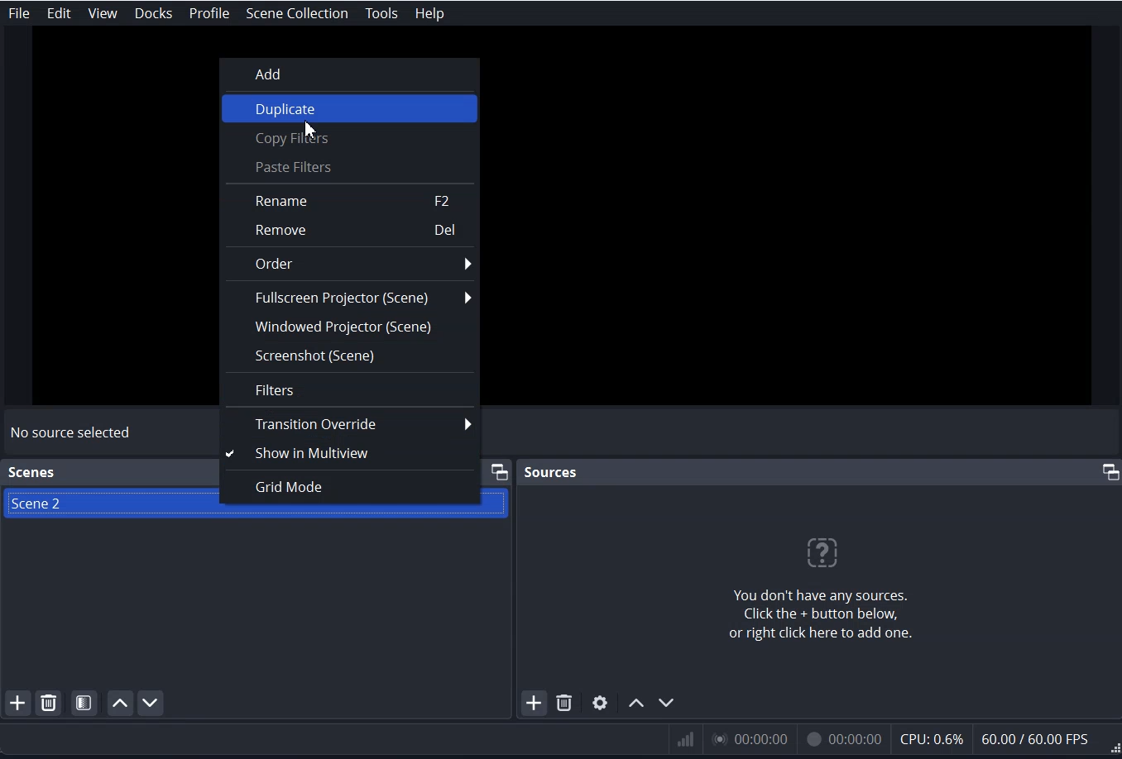  Describe the element at coordinates (637, 702) in the screenshot. I see `Move Source Up` at that location.